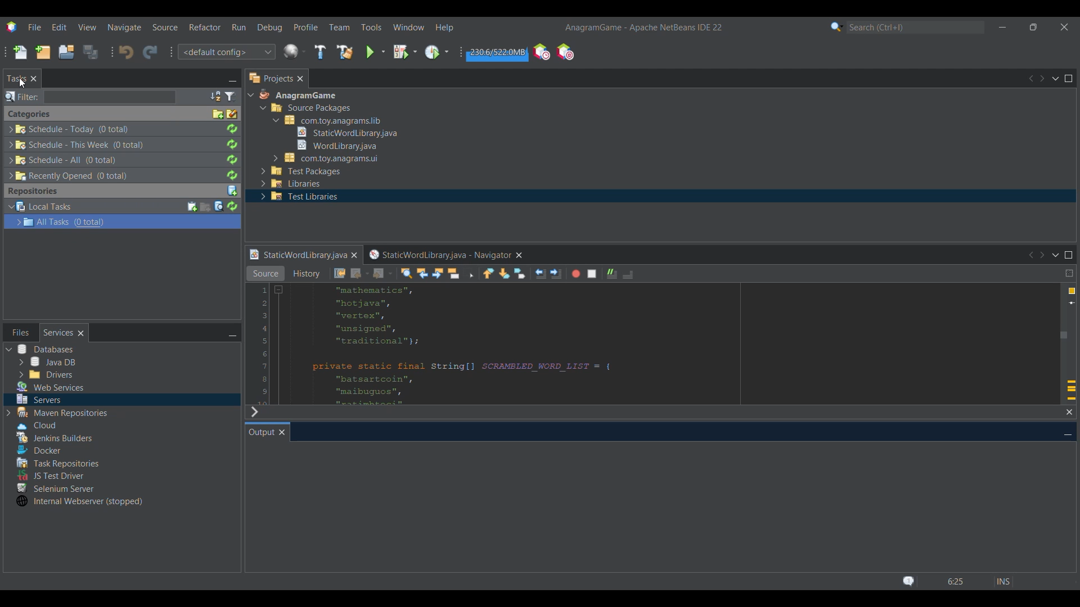 The width and height of the screenshot is (1080, 607). I want to click on Refresh respective task, so click(232, 152).